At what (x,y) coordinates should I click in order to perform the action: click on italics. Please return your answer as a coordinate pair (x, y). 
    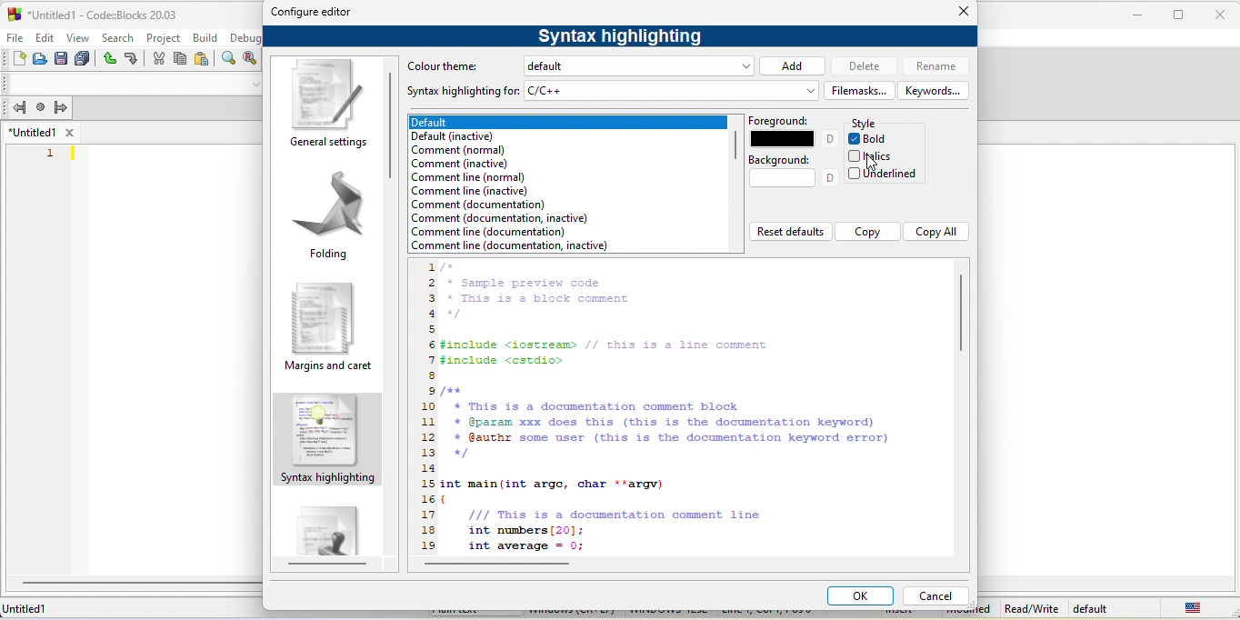
    Looking at the image, I should click on (874, 155).